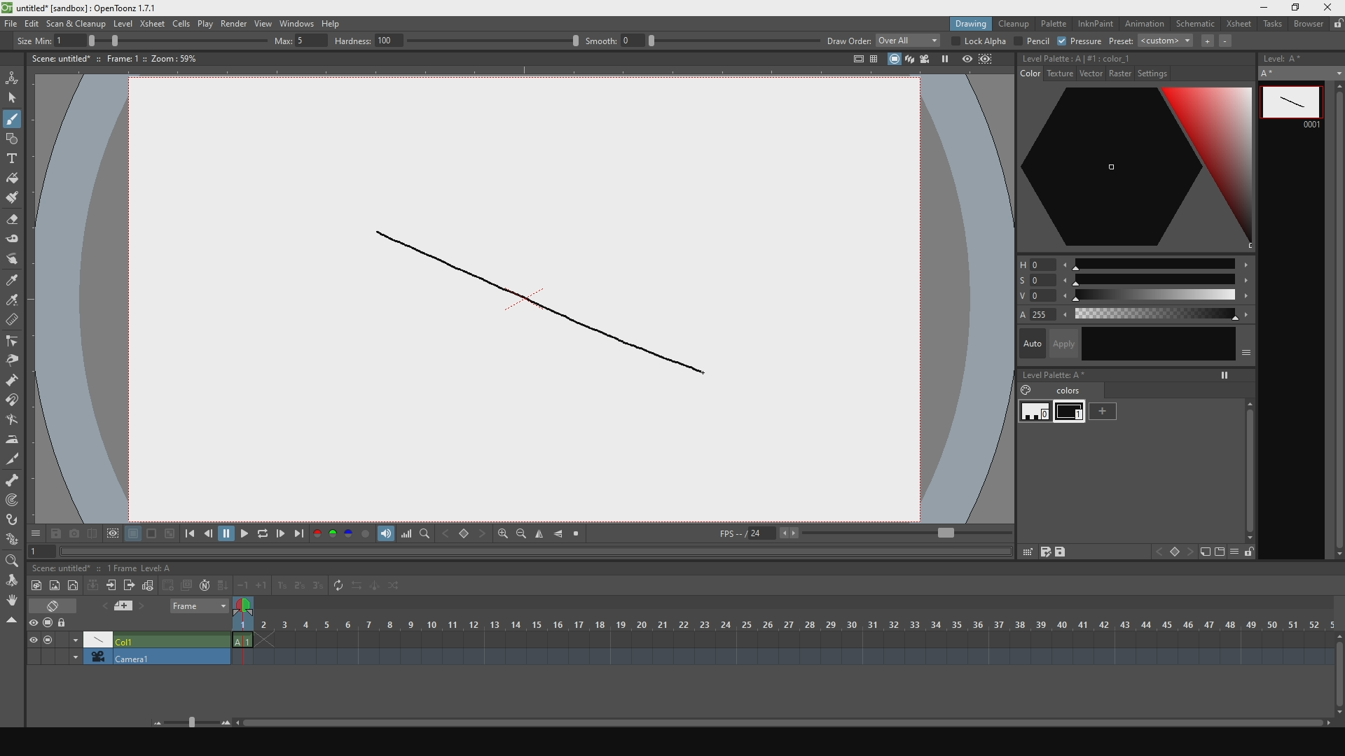 The width and height of the screenshot is (1345, 756). I want to click on max, so click(298, 40).